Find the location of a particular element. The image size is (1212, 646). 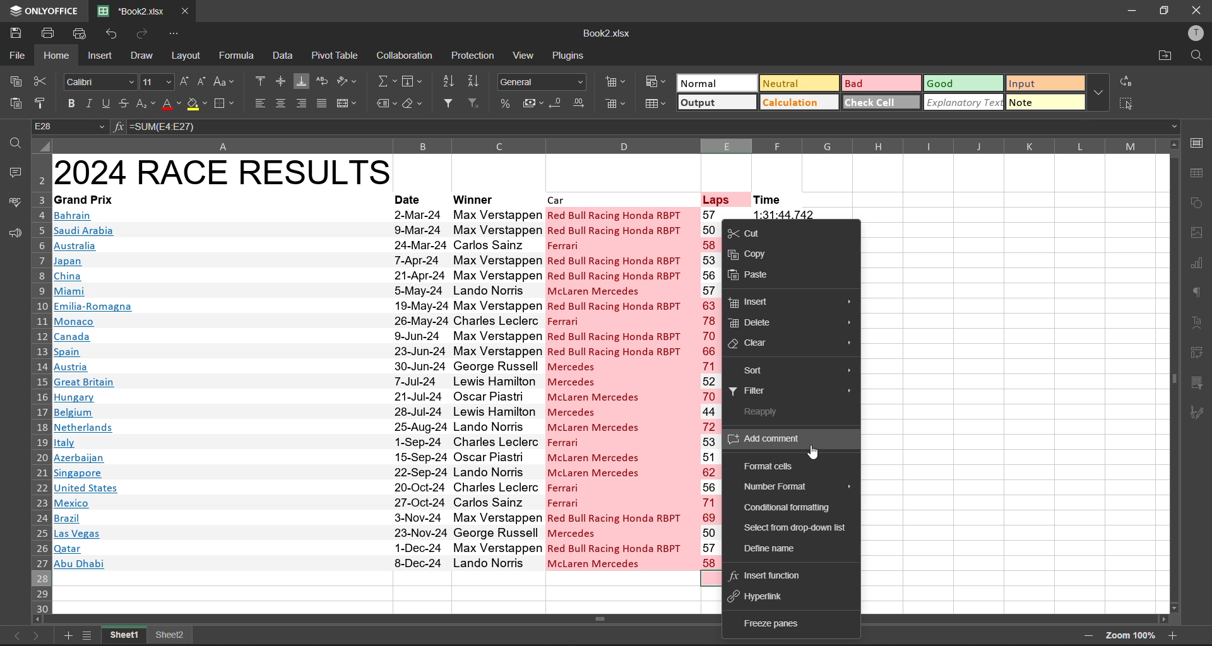

winner is located at coordinates (473, 200).